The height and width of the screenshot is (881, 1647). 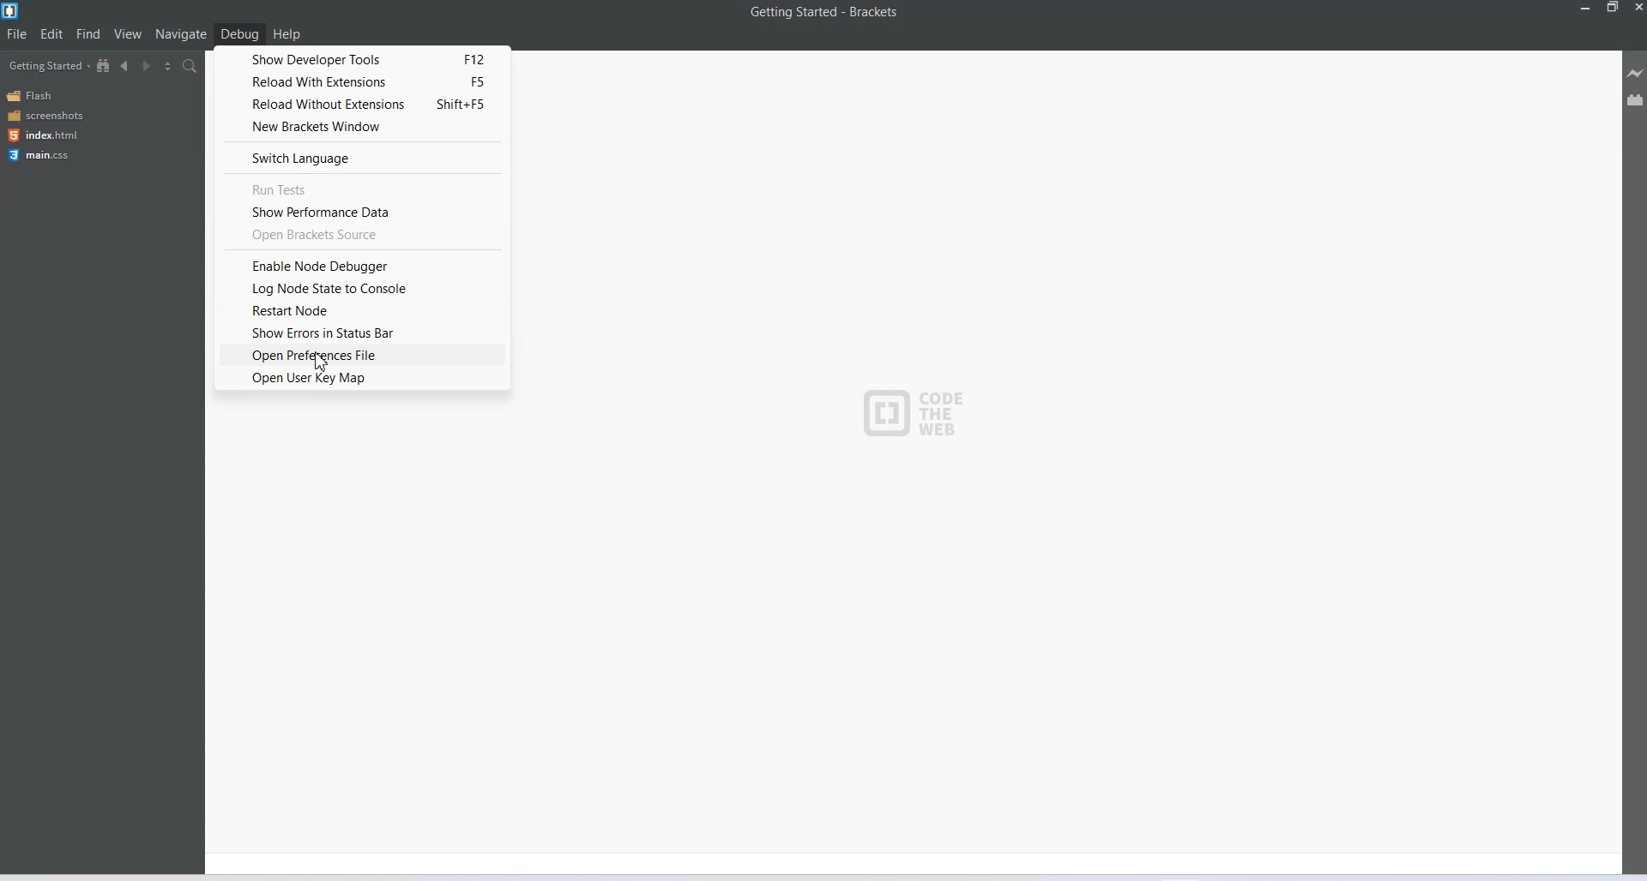 I want to click on Switch Language, so click(x=364, y=158).